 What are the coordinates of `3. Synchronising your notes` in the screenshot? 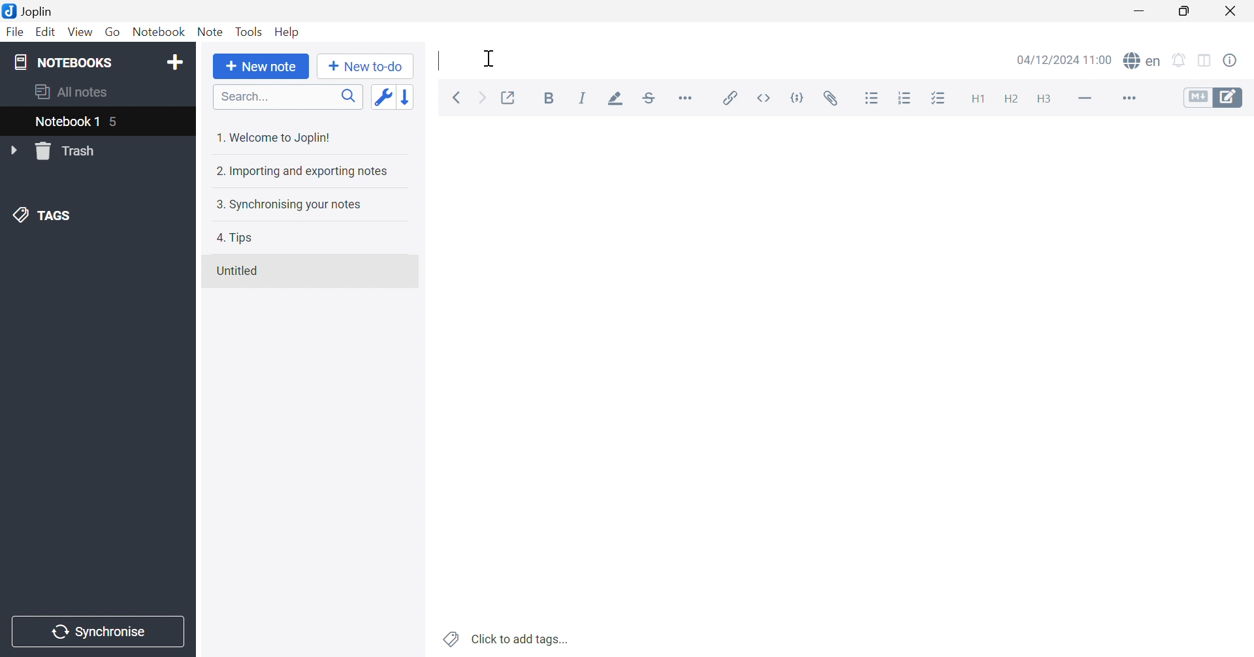 It's located at (291, 205).